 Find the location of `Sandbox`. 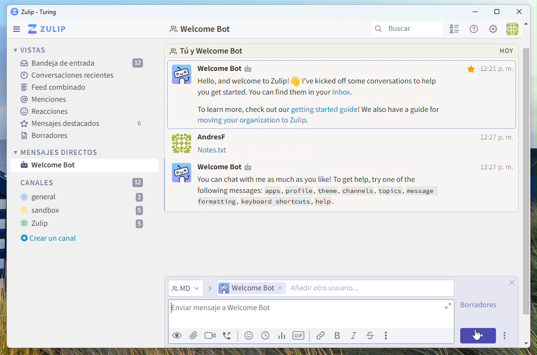

Sandbox is located at coordinates (83, 211).